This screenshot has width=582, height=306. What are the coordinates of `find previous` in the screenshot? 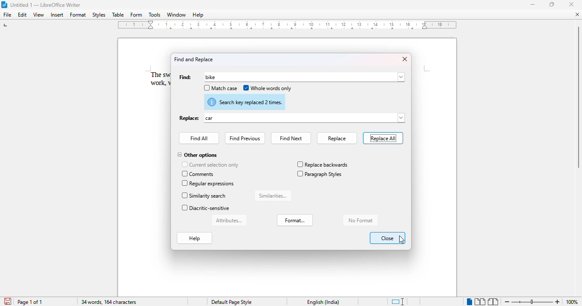 It's located at (245, 139).